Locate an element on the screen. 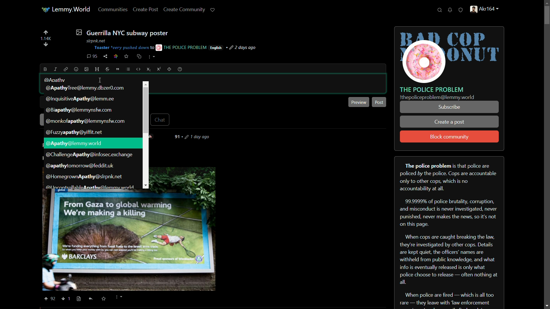 The height and width of the screenshot is (309, 550). link is located at coordinates (65, 69).